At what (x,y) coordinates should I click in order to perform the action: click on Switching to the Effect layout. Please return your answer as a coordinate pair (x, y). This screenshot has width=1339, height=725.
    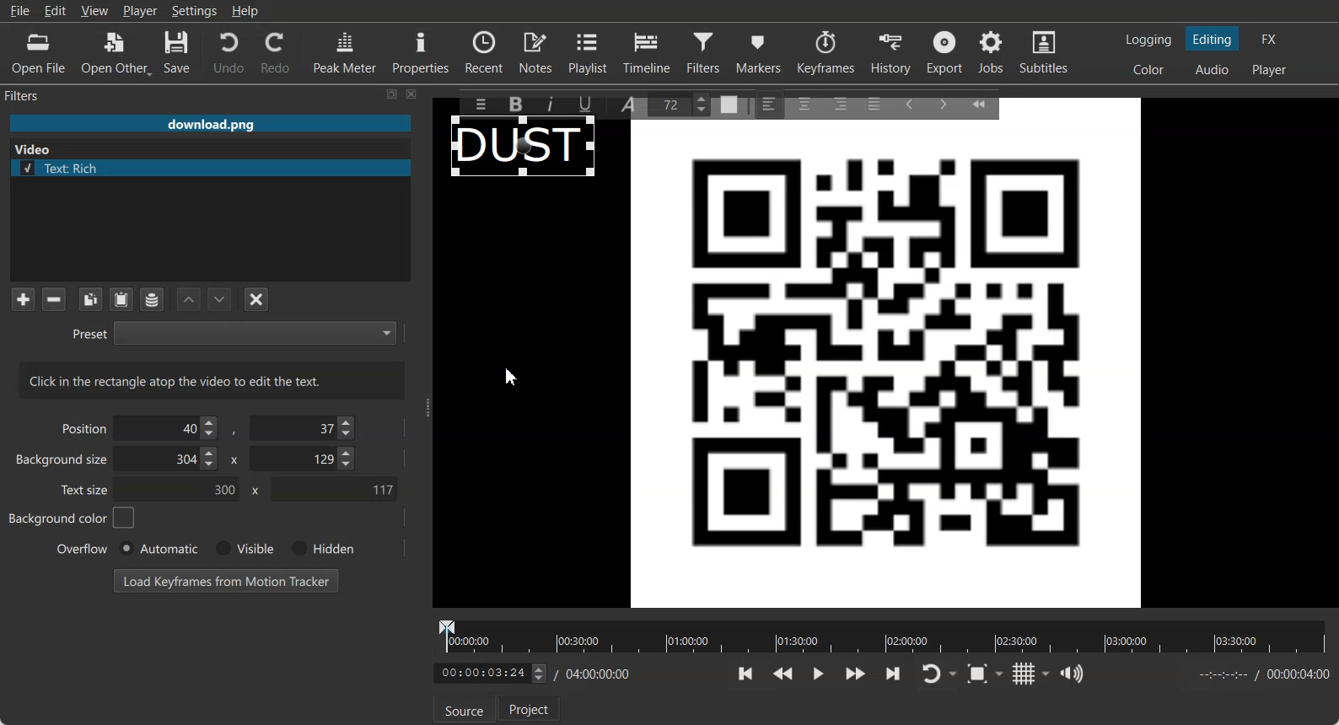
    Looking at the image, I should click on (1270, 39).